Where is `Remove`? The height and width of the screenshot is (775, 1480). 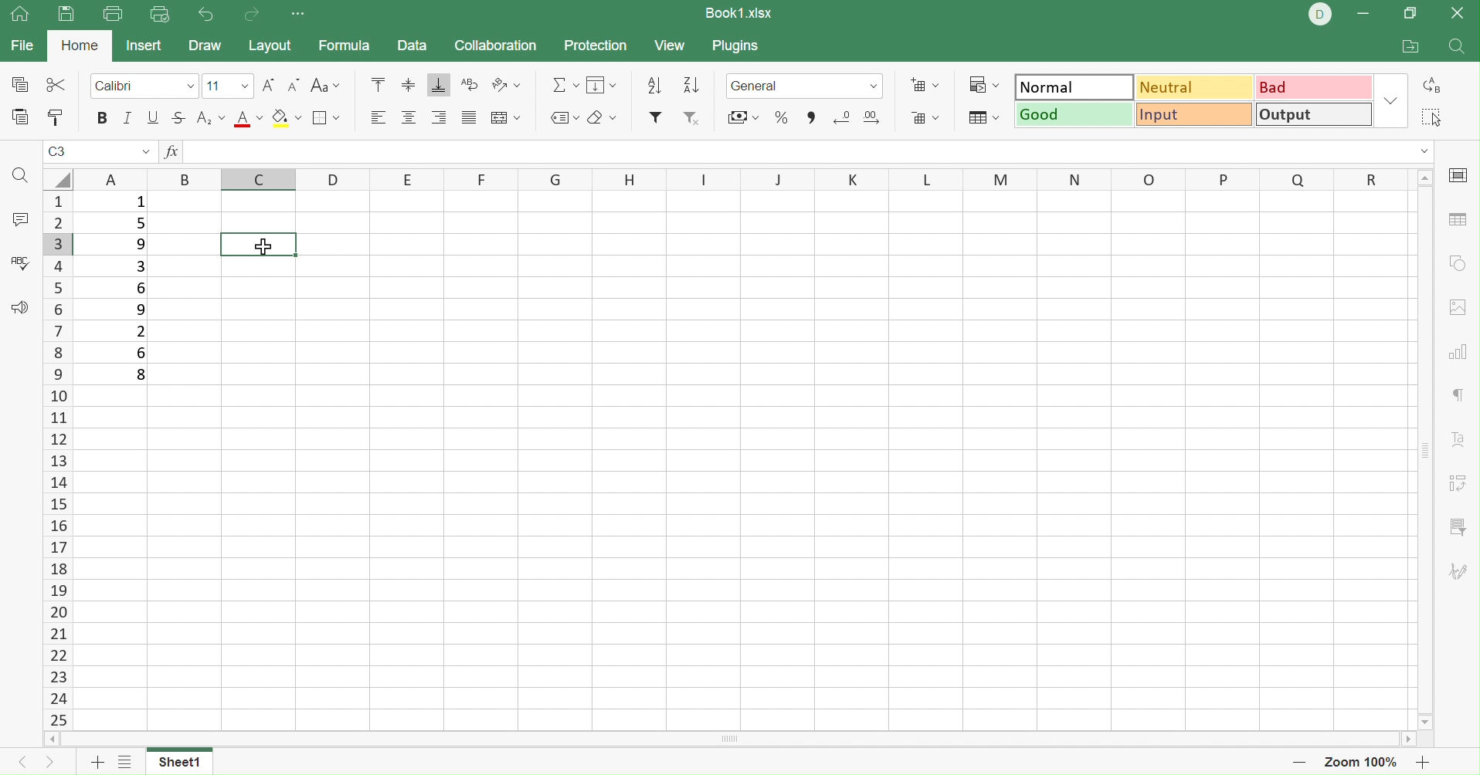
Remove is located at coordinates (691, 118).